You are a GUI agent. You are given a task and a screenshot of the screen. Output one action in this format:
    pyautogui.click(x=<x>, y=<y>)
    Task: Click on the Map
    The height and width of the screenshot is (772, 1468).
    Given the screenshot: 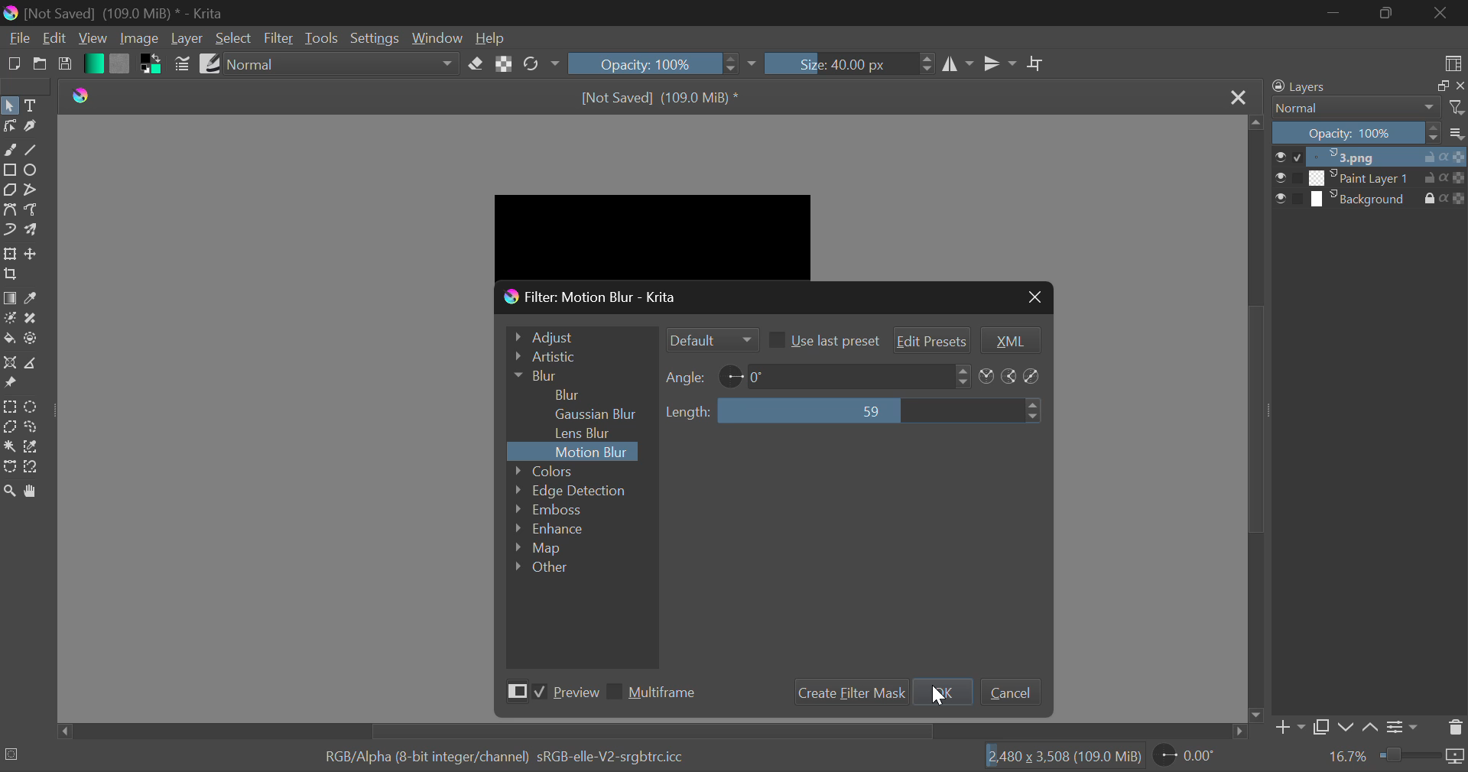 What is the action you would take?
    pyautogui.click(x=547, y=550)
    